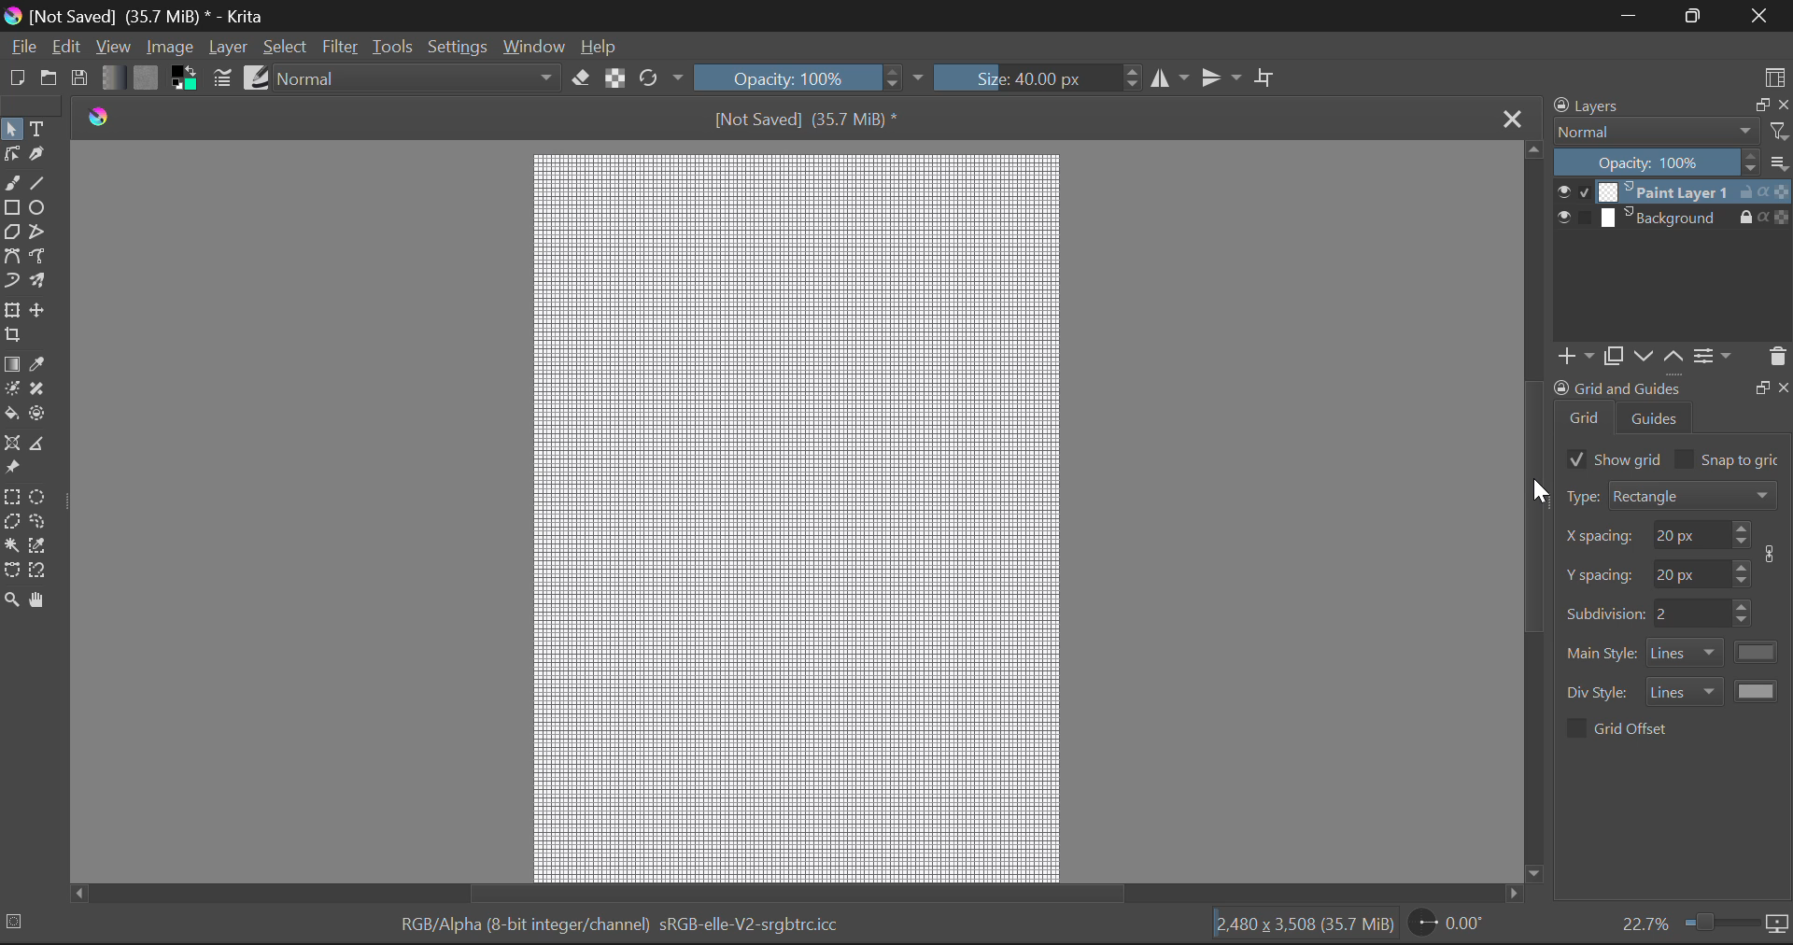 The image size is (1793, 945). Describe the element at coordinates (1686, 653) in the screenshot. I see `style` at that location.